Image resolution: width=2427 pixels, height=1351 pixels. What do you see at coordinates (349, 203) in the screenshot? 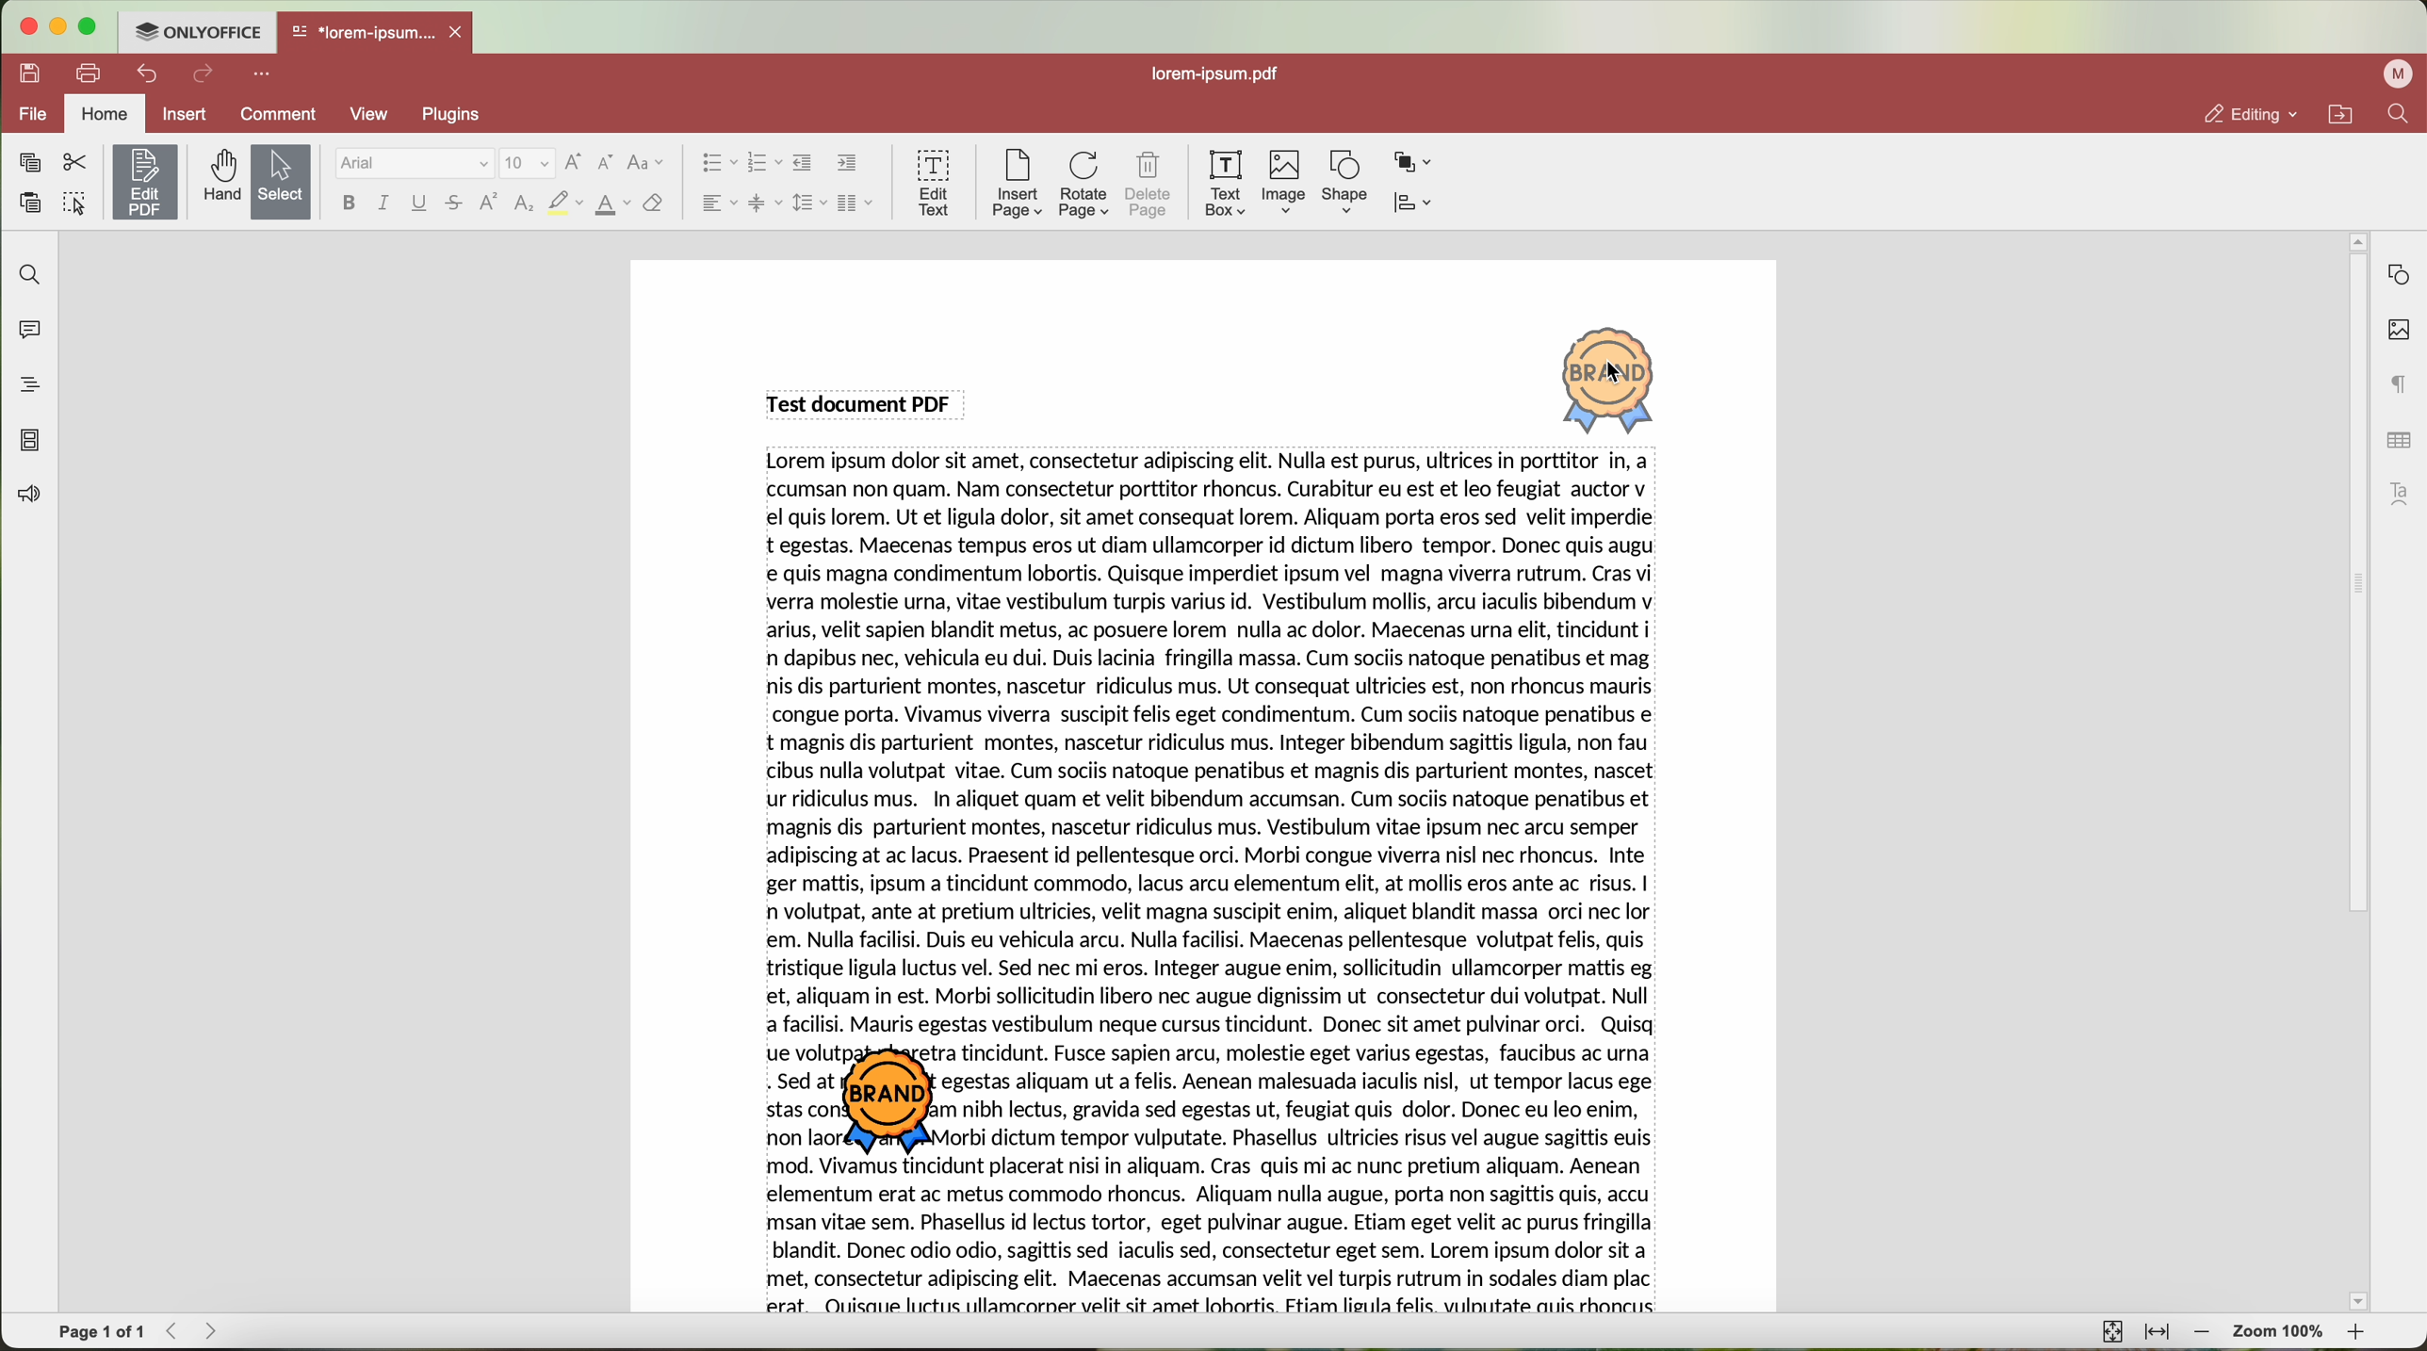
I see `bold` at bounding box center [349, 203].